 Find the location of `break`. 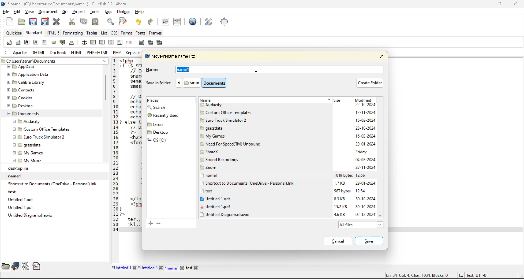

break is located at coordinates (55, 43).